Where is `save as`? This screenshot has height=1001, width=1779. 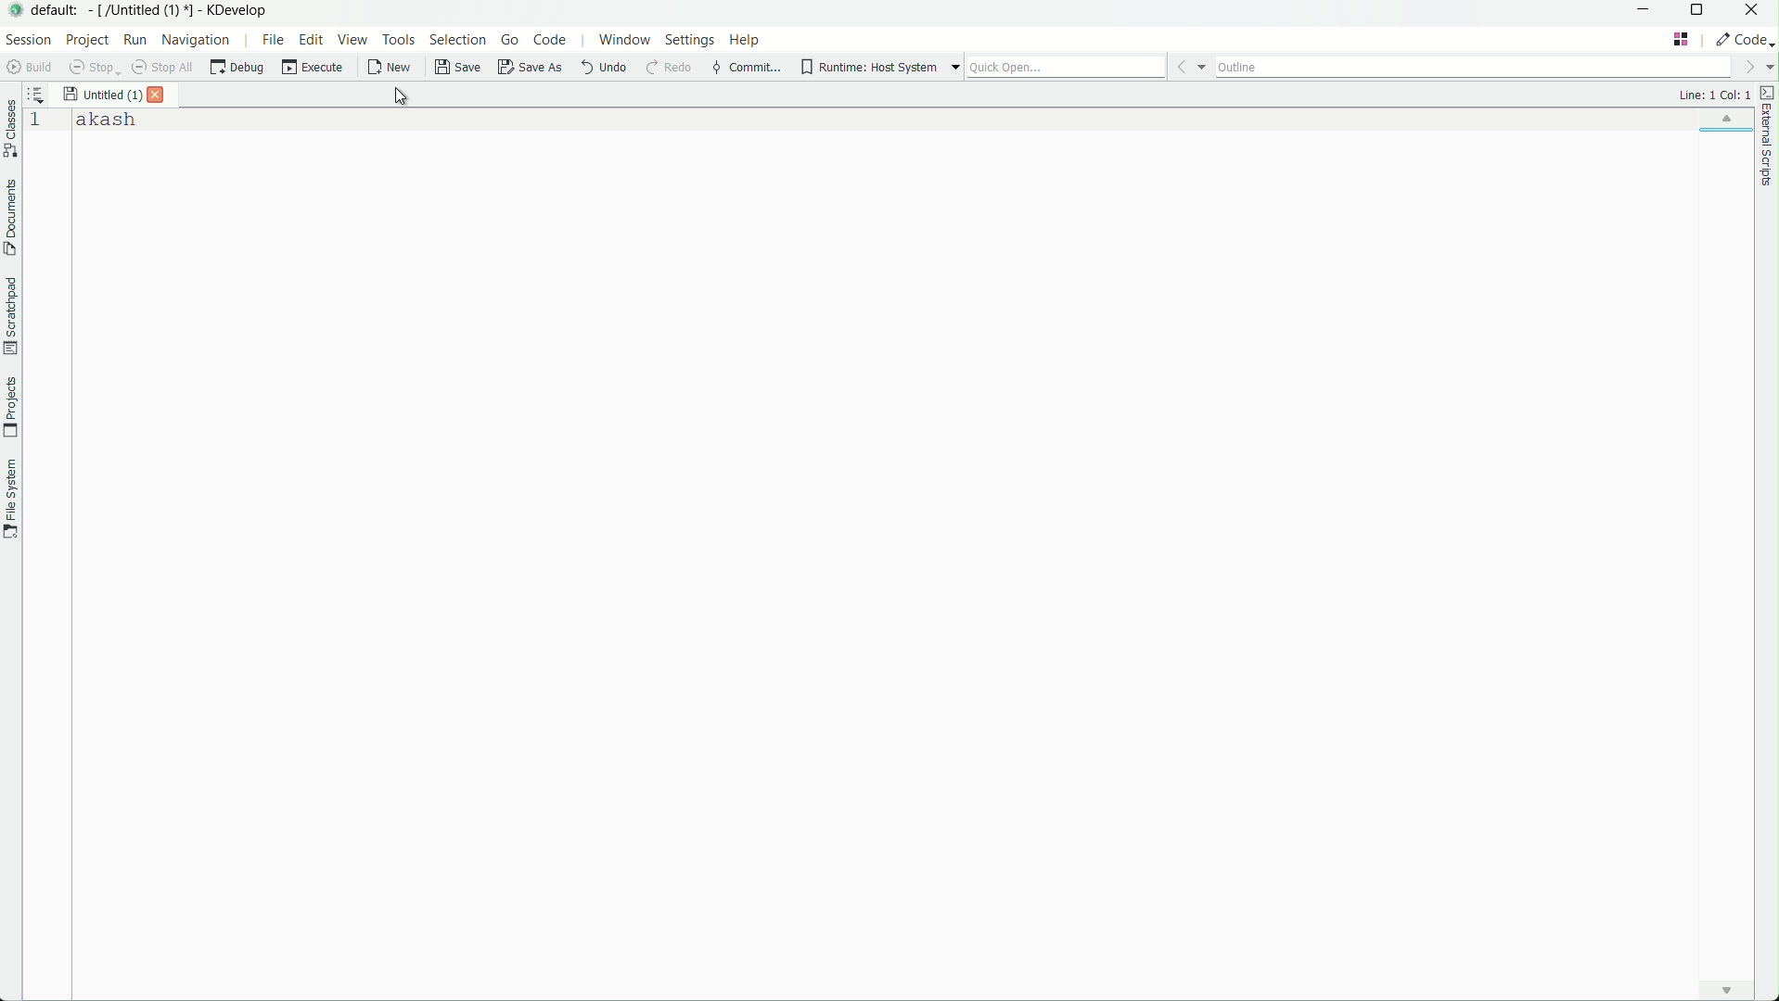 save as is located at coordinates (532, 68).